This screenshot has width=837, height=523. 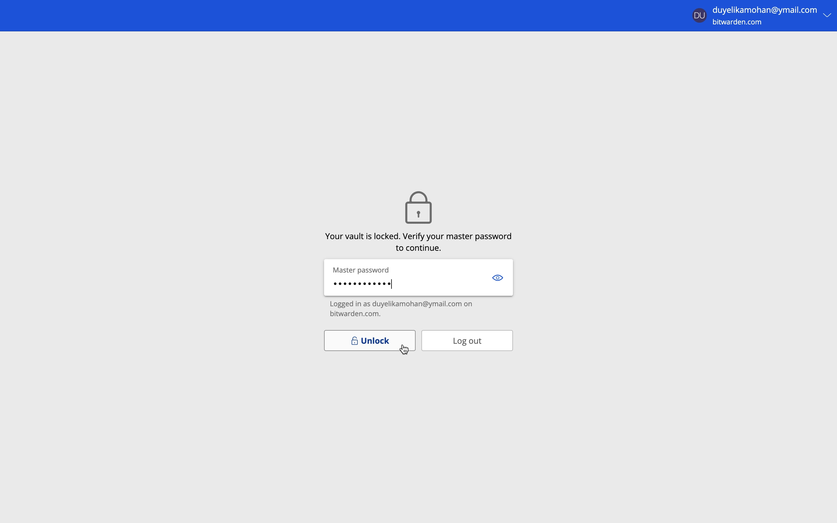 I want to click on cursor, so click(x=404, y=350).